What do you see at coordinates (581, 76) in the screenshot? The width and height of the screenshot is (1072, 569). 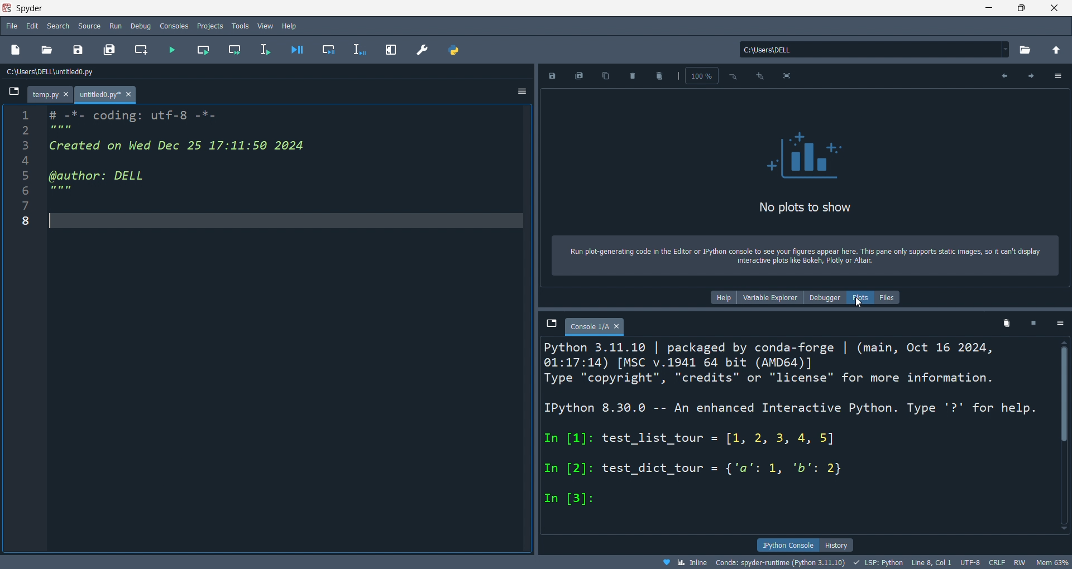 I see `save all` at bounding box center [581, 76].